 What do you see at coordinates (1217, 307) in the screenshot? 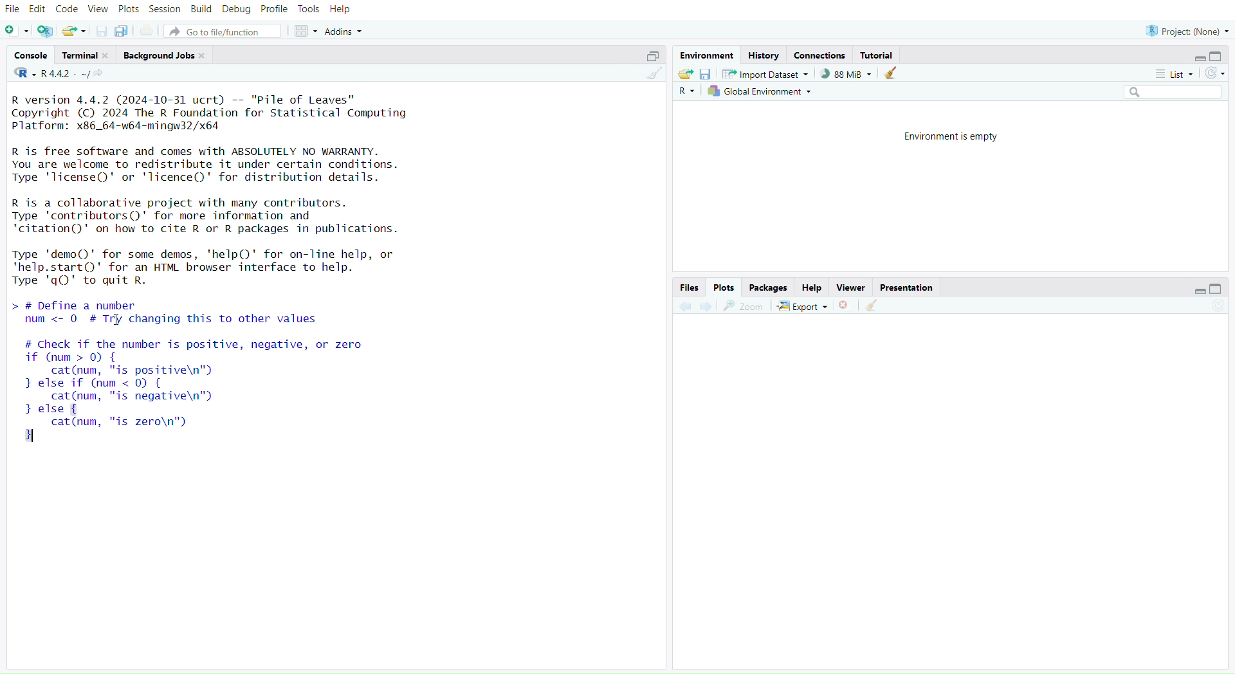
I see `refresh current plot` at bounding box center [1217, 307].